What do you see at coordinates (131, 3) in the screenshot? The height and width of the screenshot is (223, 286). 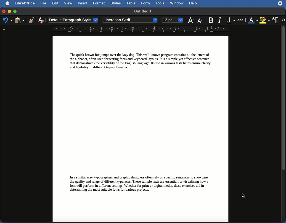 I see `Table` at bounding box center [131, 3].